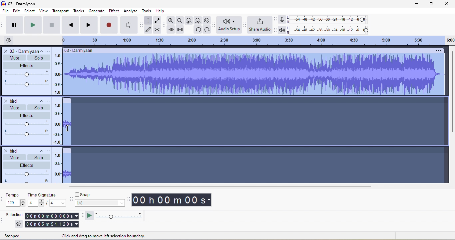  Describe the element at coordinates (15, 215) in the screenshot. I see `selection` at that location.